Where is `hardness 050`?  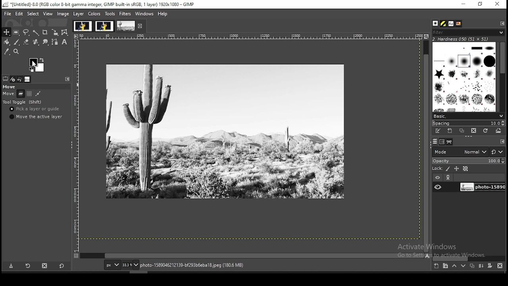 hardness 050 is located at coordinates (470, 39).